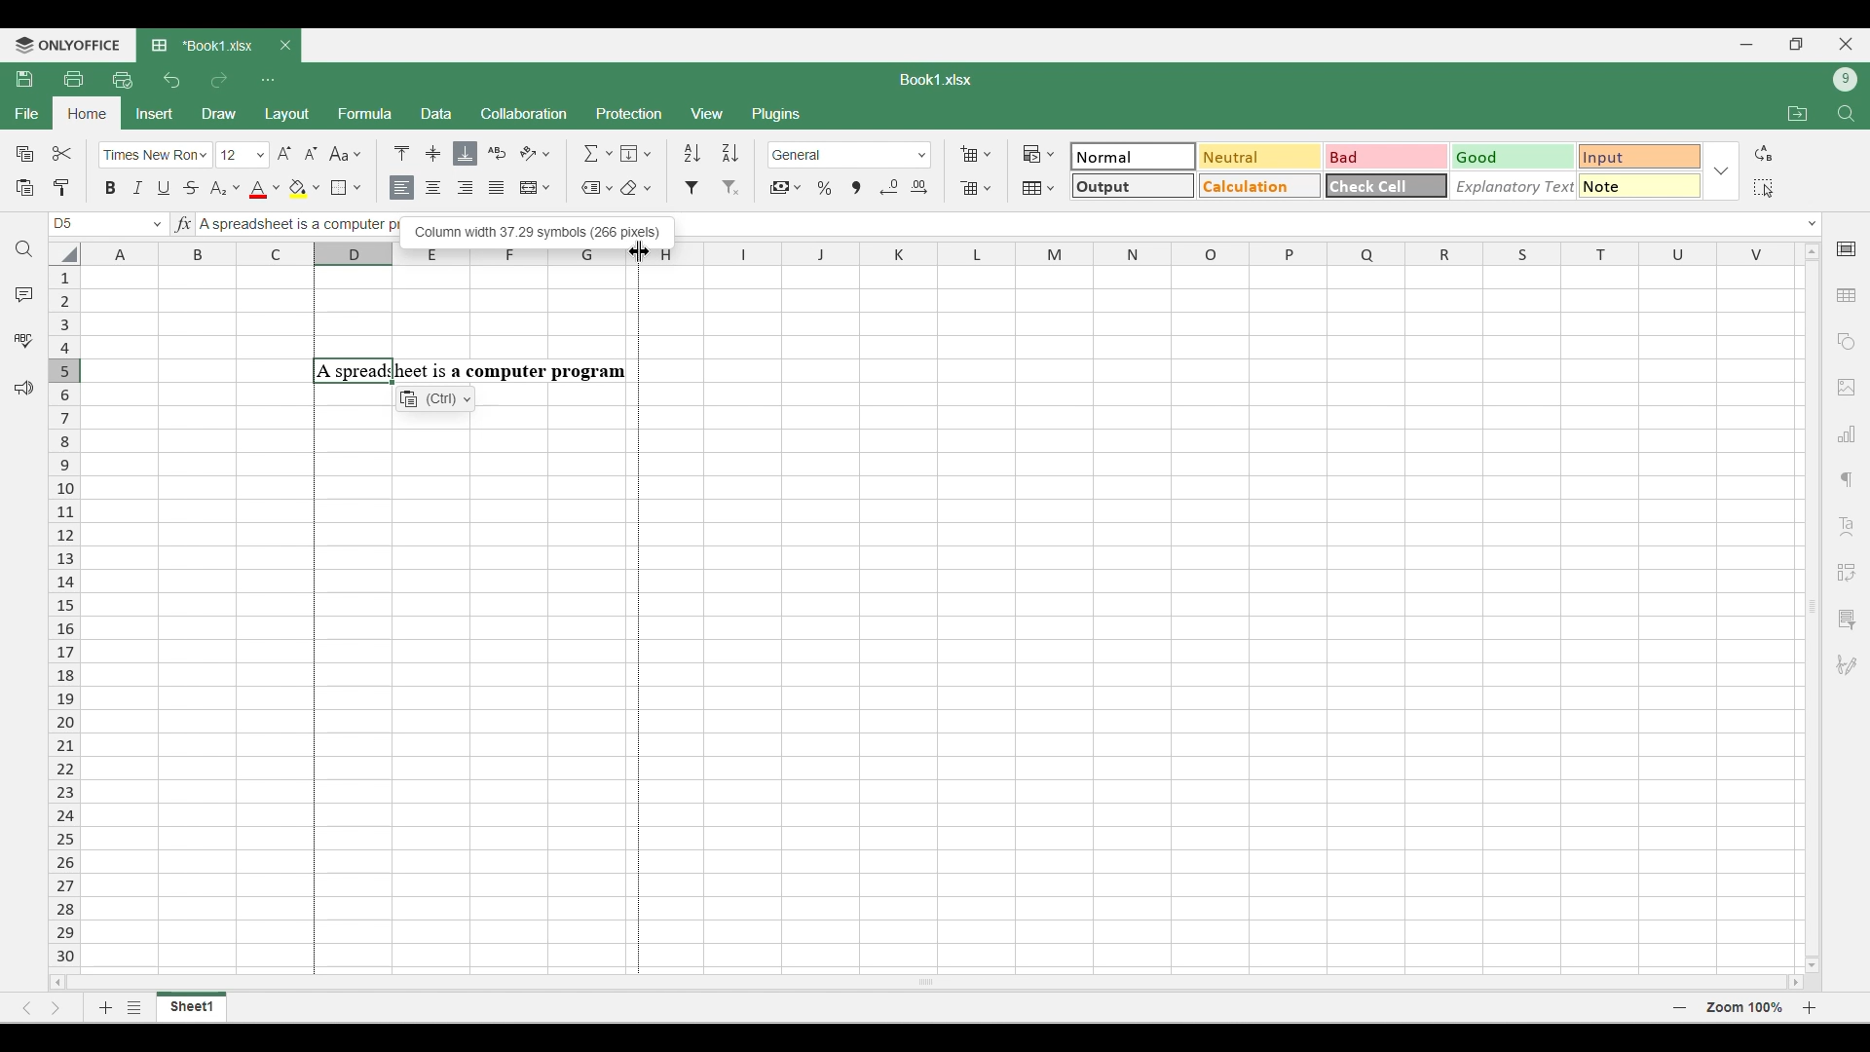  Describe the element at coordinates (1387, 171) in the screenshot. I see `Cell type options` at that location.